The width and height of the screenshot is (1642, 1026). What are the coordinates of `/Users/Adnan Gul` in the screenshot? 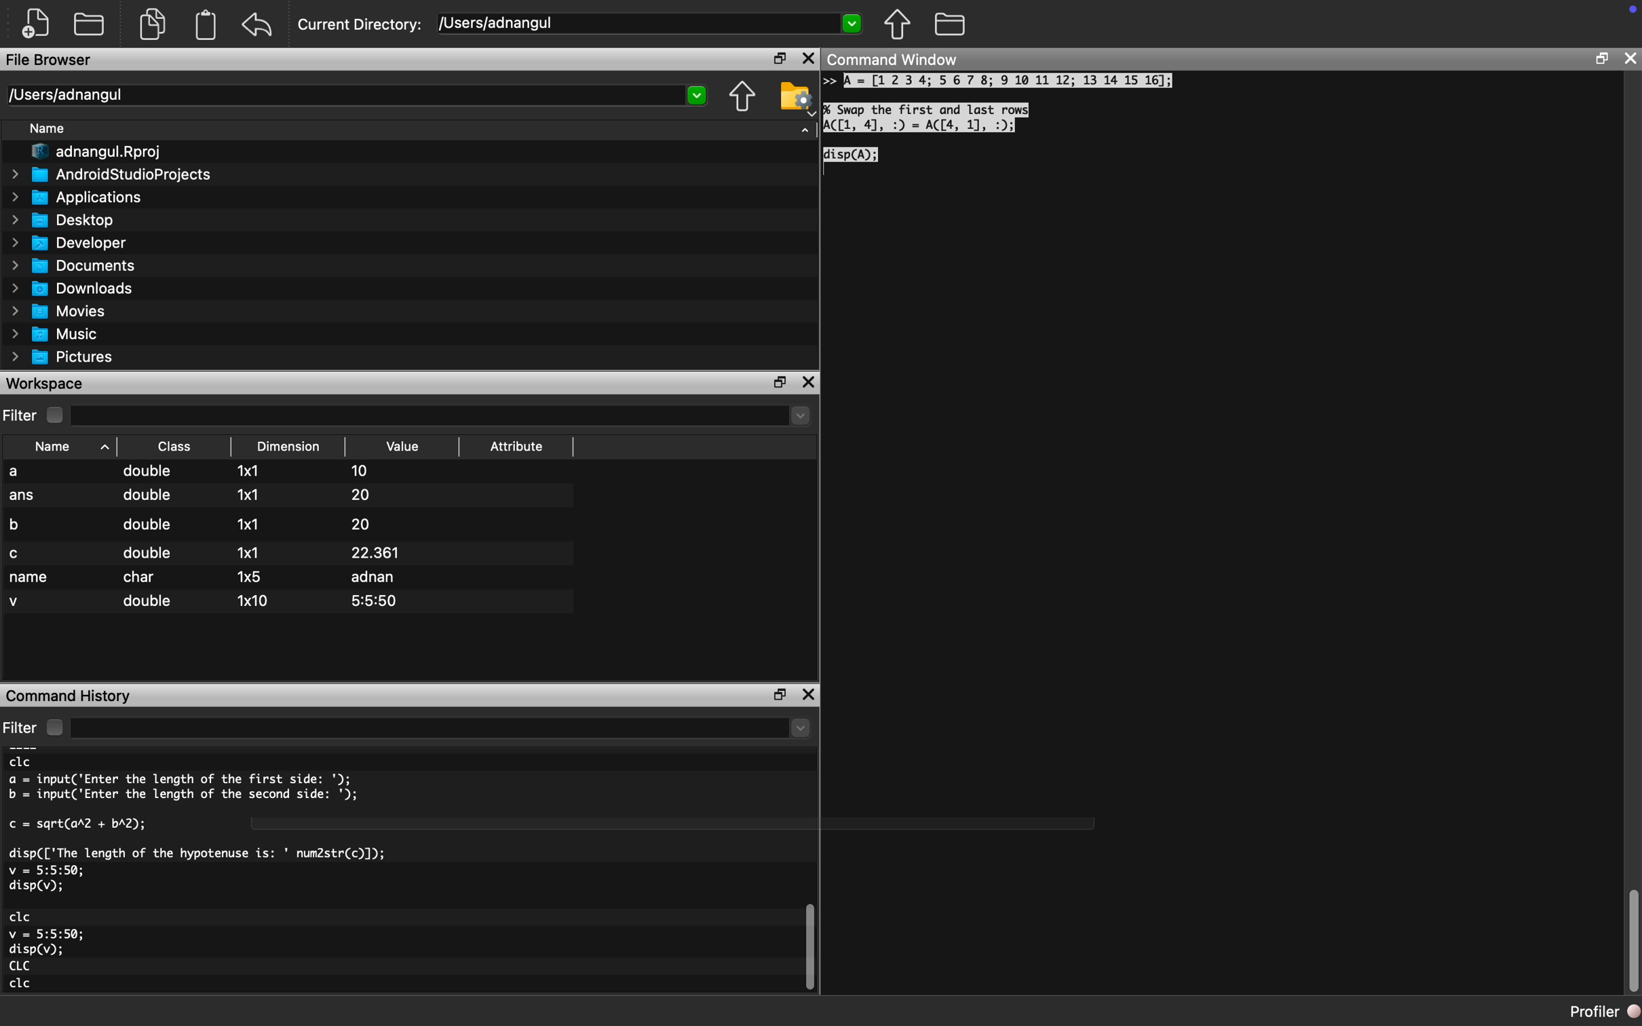 It's located at (342, 96).